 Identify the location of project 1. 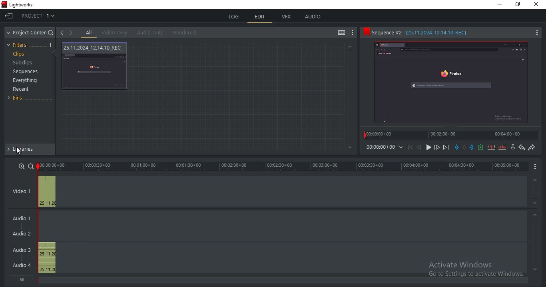
(39, 17).